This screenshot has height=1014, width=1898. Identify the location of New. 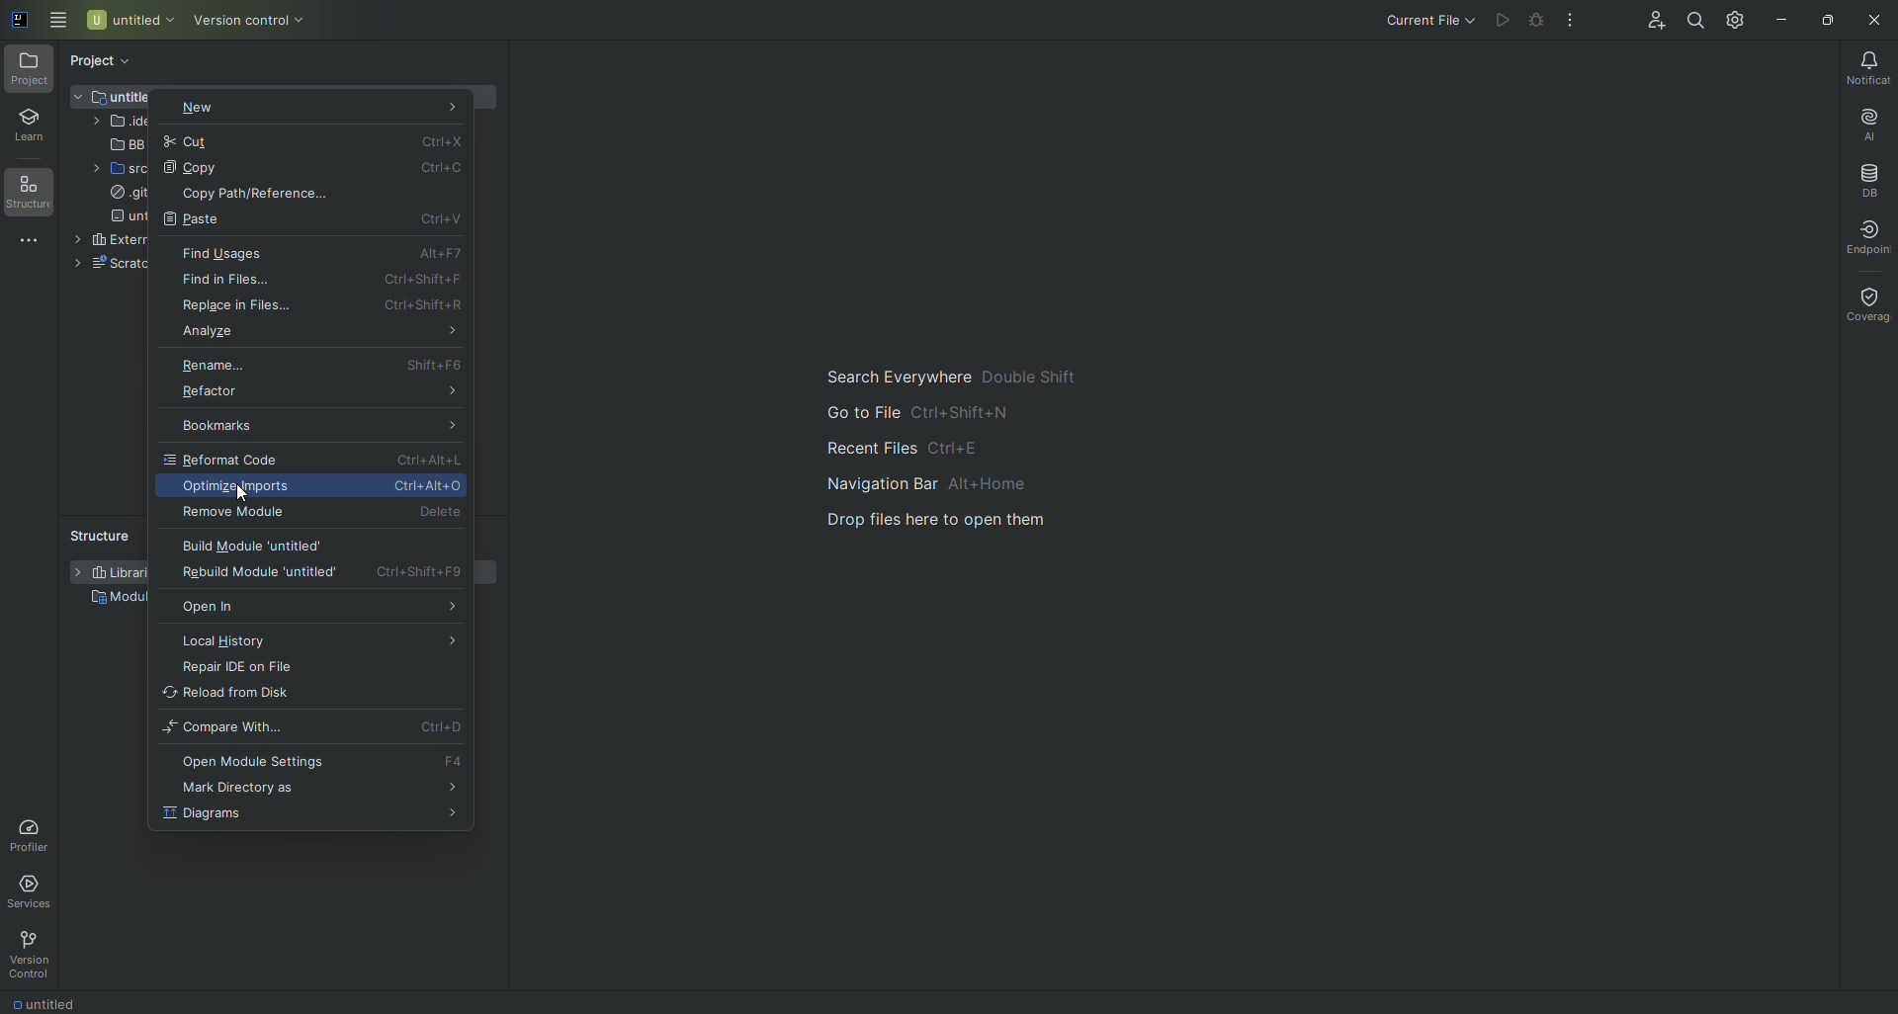
(324, 108).